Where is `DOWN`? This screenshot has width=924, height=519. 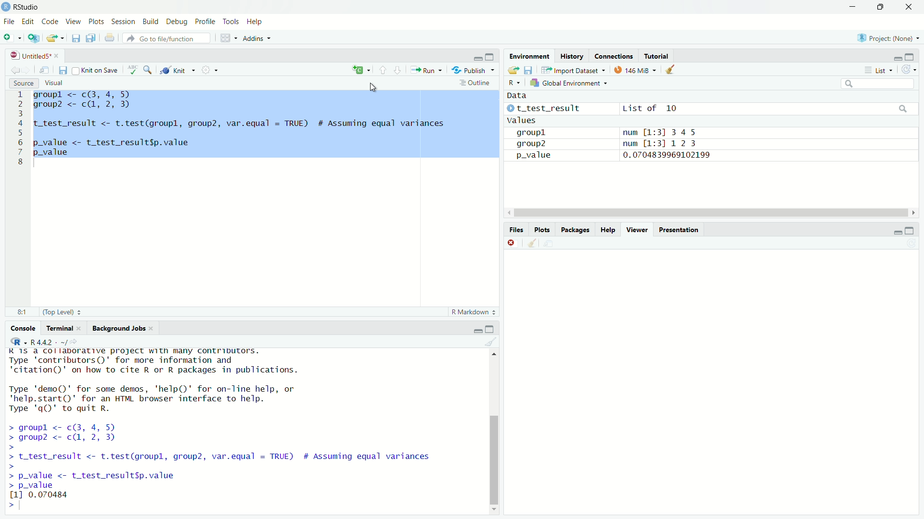 DOWN is located at coordinates (880, 7).